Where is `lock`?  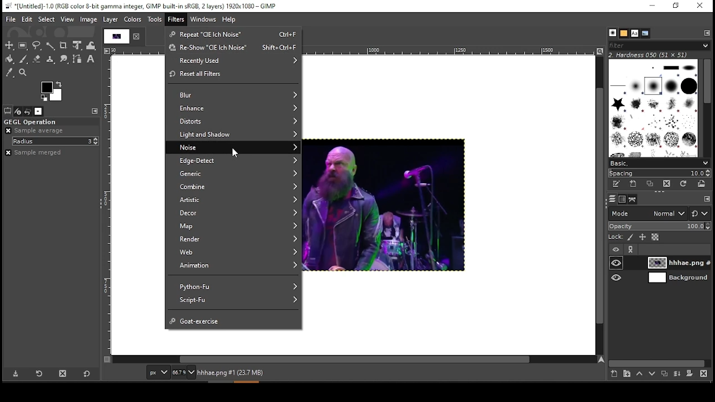 lock is located at coordinates (614, 237).